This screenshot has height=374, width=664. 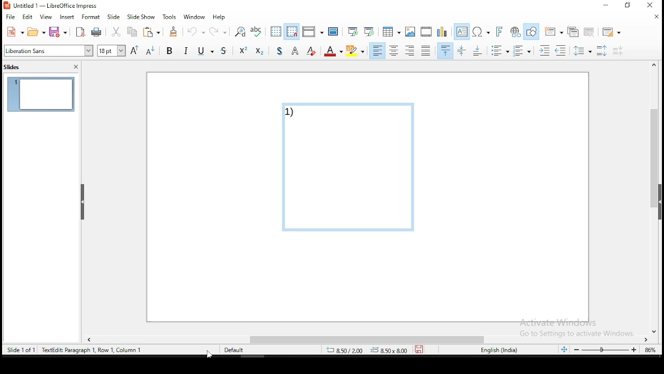 What do you see at coordinates (564, 349) in the screenshot?
I see `fit slide to current window` at bounding box center [564, 349].